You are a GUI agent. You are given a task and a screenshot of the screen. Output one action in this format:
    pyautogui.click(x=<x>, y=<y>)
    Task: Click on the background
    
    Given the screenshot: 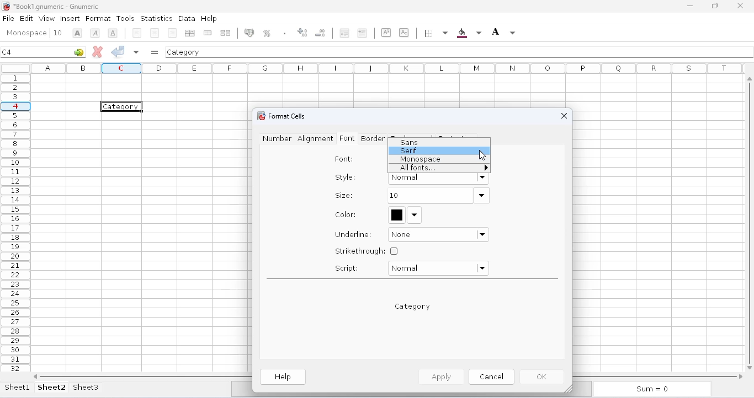 What is the action you would take?
    pyautogui.click(x=469, y=33)
    